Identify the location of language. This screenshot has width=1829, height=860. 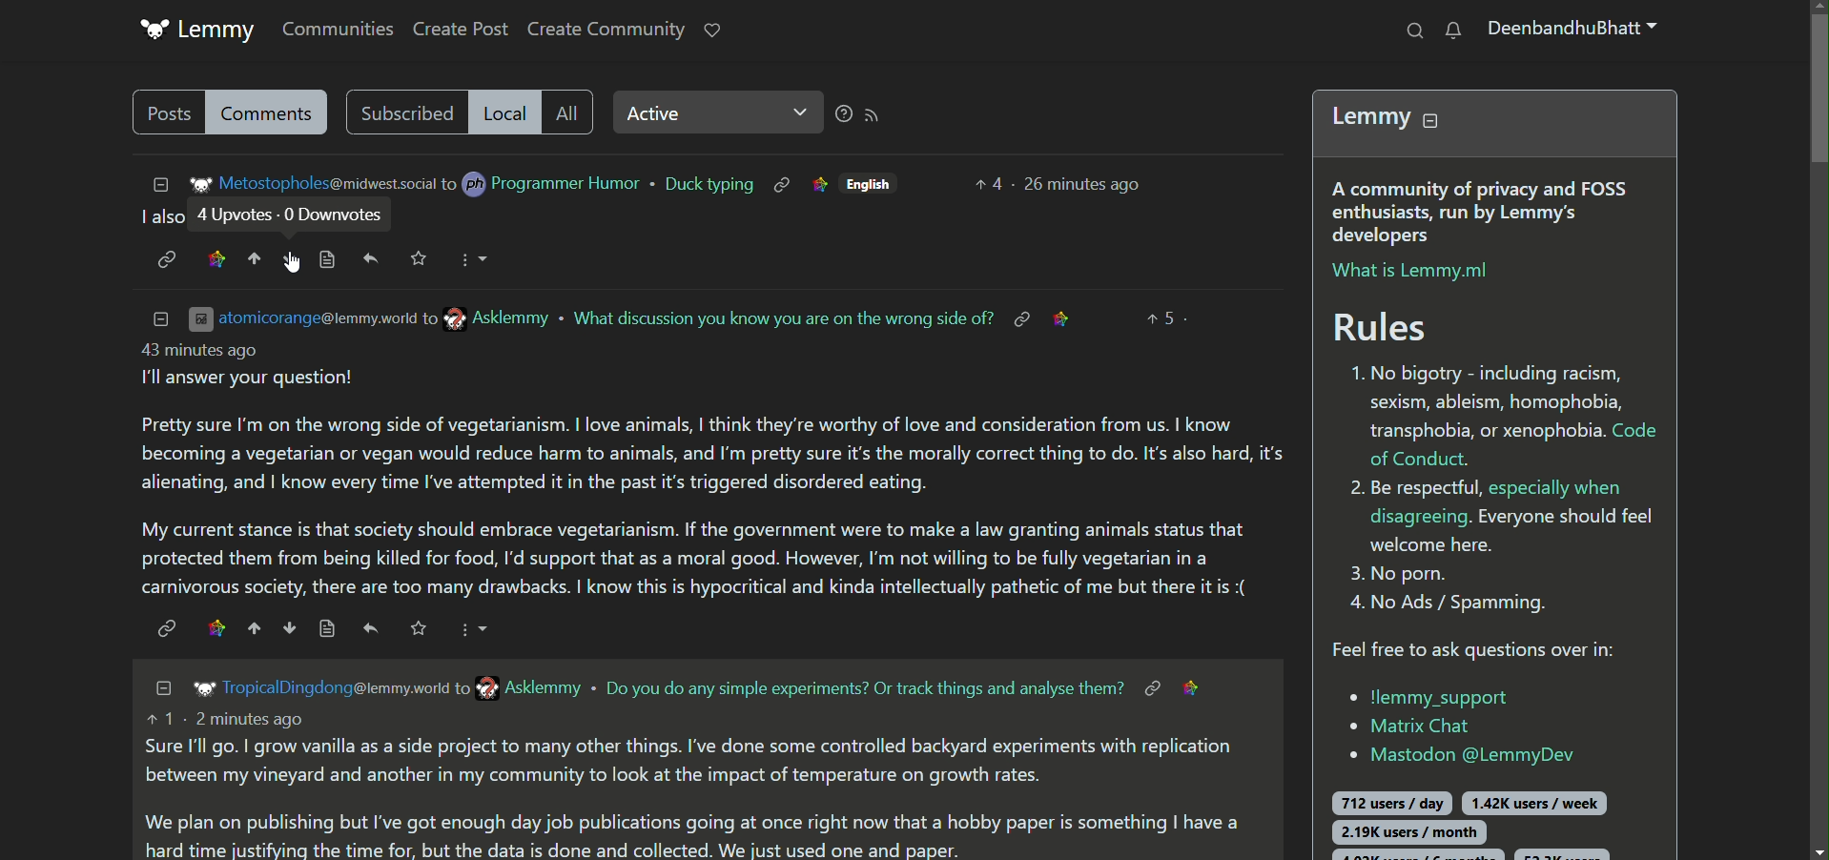
(875, 184).